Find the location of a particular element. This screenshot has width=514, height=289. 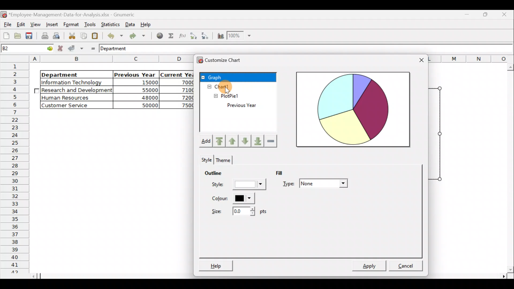

Tools is located at coordinates (89, 24).